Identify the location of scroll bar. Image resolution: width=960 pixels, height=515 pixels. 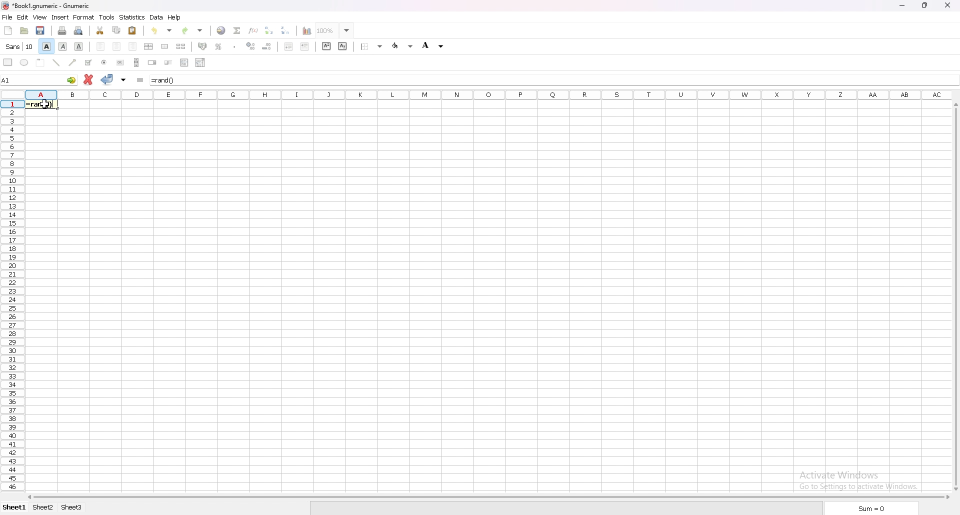
(956, 296).